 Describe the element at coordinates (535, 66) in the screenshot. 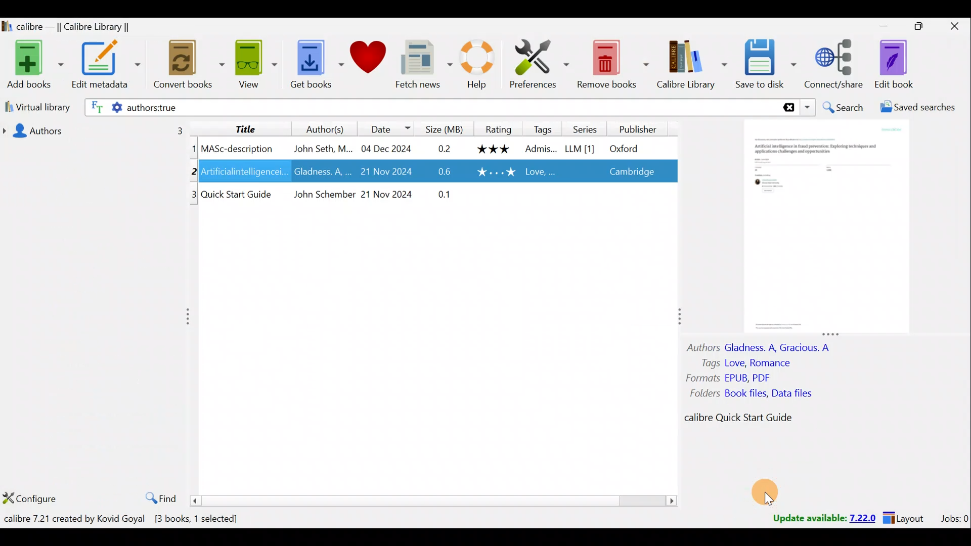

I see `Preferences` at that location.